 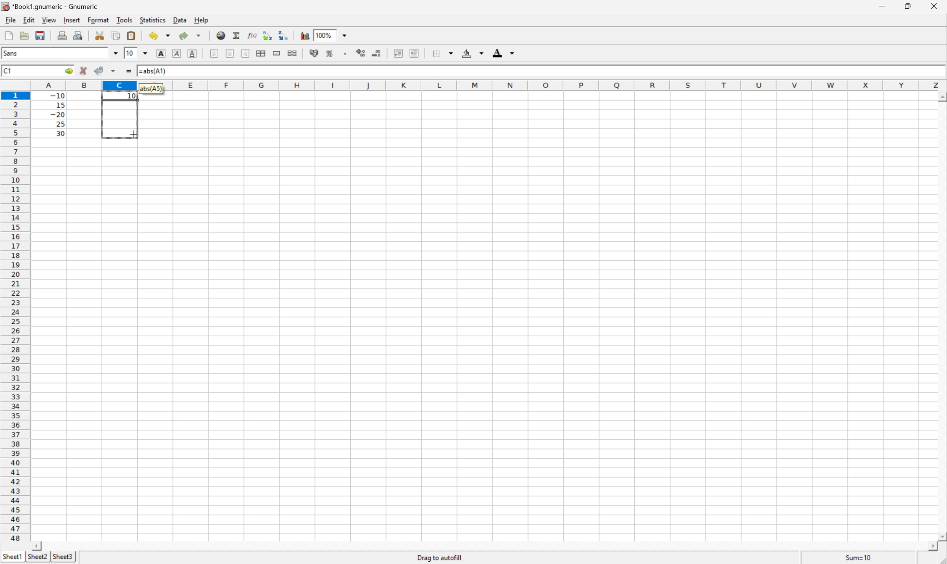 What do you see at coordinates (906, 6) in the screenshot?
I see `Restore down` at bounding box center [906, 6].